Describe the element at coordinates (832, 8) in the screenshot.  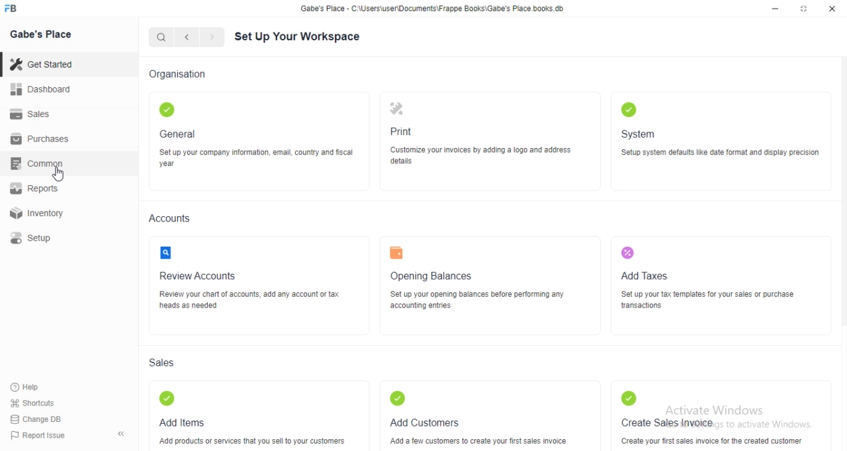
I see `close` at that location.